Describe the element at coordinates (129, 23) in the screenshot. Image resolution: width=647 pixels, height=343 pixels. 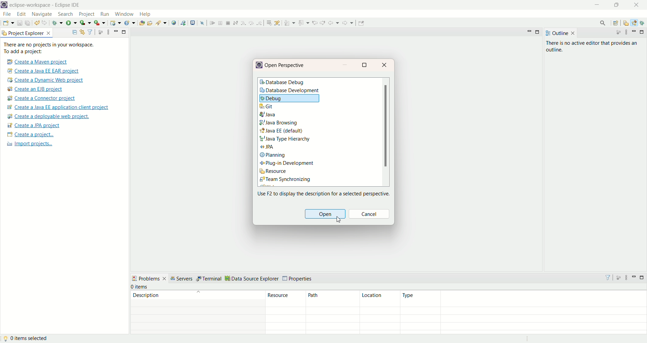
I see `create a new Java servlet` at that location.